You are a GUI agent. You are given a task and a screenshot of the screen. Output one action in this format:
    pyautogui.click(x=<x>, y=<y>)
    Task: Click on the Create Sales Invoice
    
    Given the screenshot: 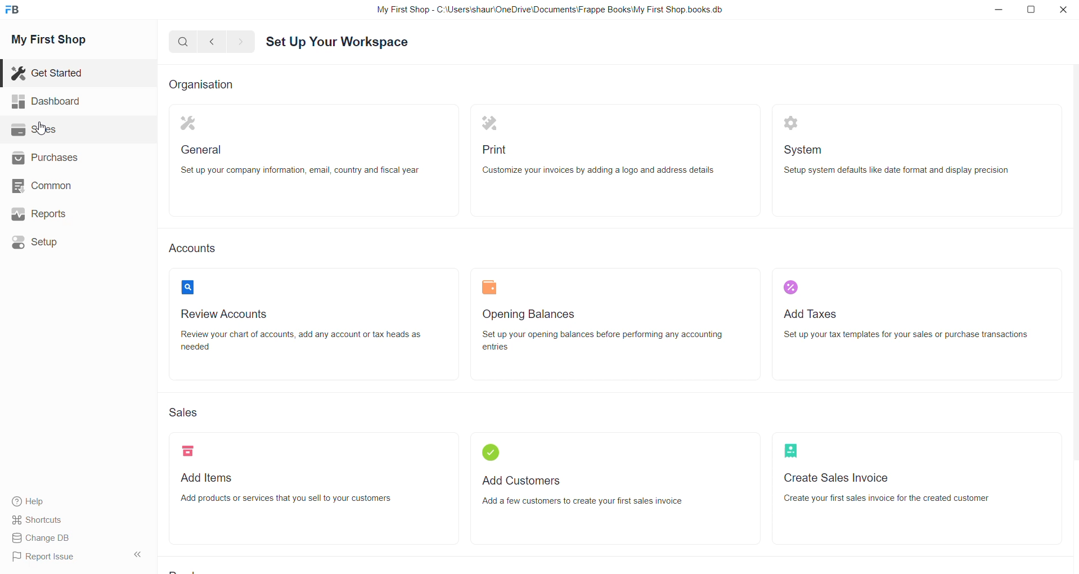 What is the action you would take?
    pyautogui.click(x=919, y=488)
    